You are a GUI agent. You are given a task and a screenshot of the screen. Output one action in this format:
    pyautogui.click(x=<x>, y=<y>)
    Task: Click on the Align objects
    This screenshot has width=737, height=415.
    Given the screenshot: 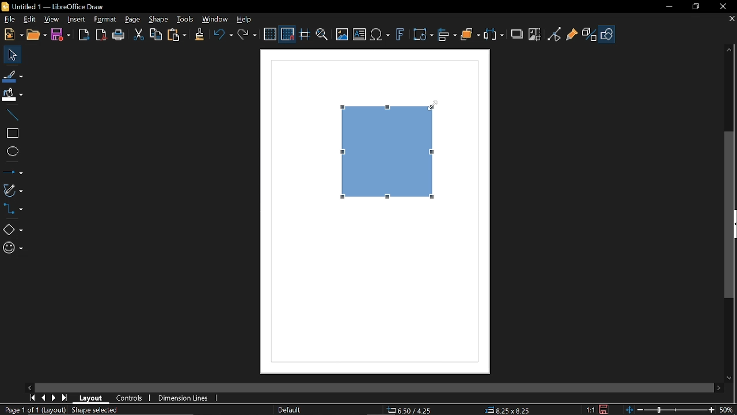 What is the action you would take?
    pyautogui.click(x=447, y=35)
    